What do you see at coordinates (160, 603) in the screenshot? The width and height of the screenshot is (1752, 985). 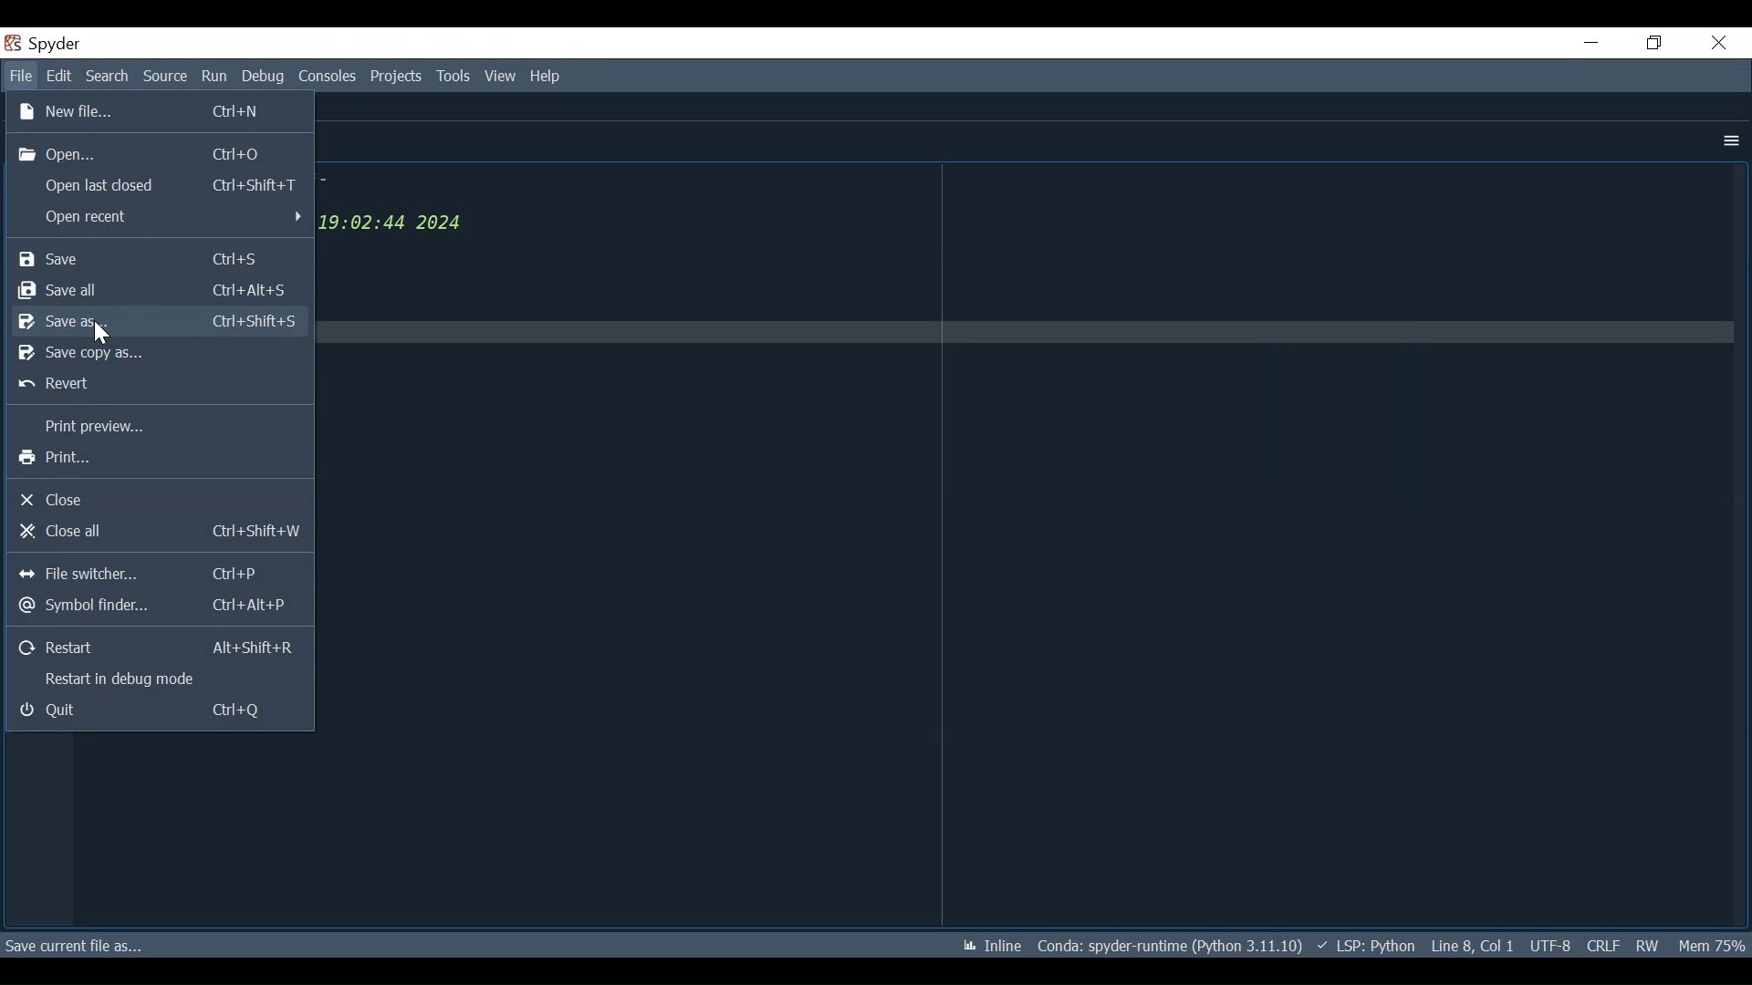 I see `Symbol finder` at bounding box center [160, 603].